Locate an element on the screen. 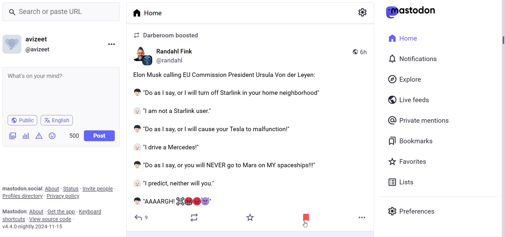 This screenshot has width=505, height=237. View Source Code is located at coordinates (51, 219).